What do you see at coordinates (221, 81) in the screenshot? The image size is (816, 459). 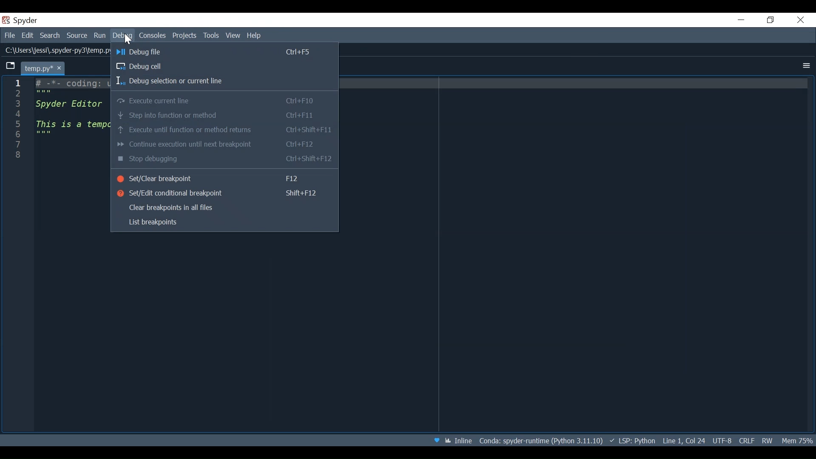 I see `Debug selection or current line` at bounding box center [221, 81].